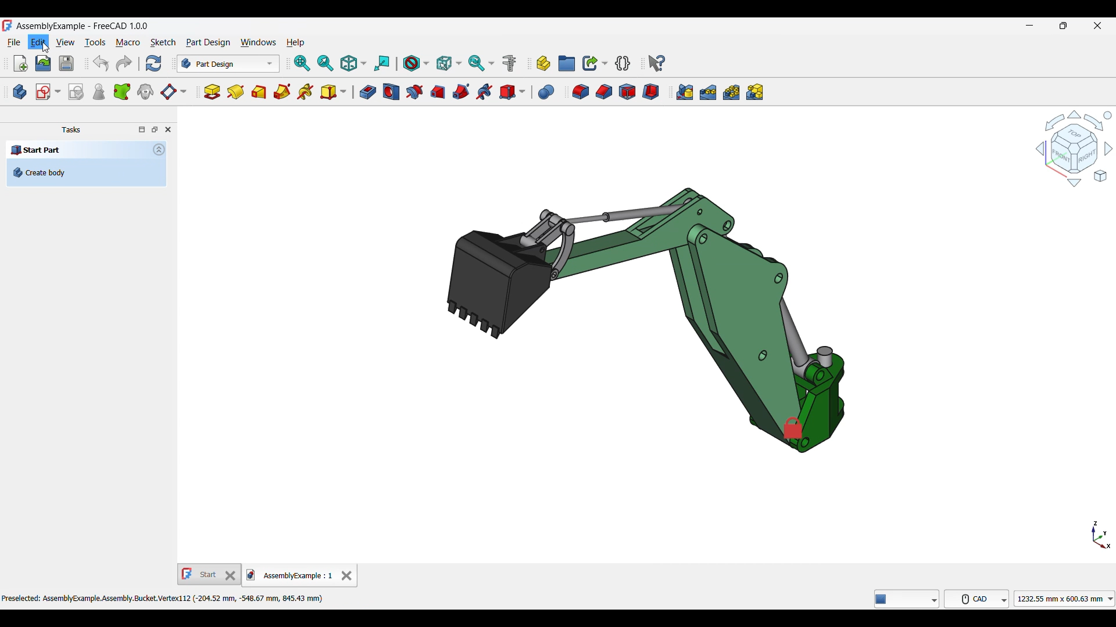 The image size is (1116, 627). Describe the element at coordinates (21, 63) in the screenshot. I see `New` at that location.